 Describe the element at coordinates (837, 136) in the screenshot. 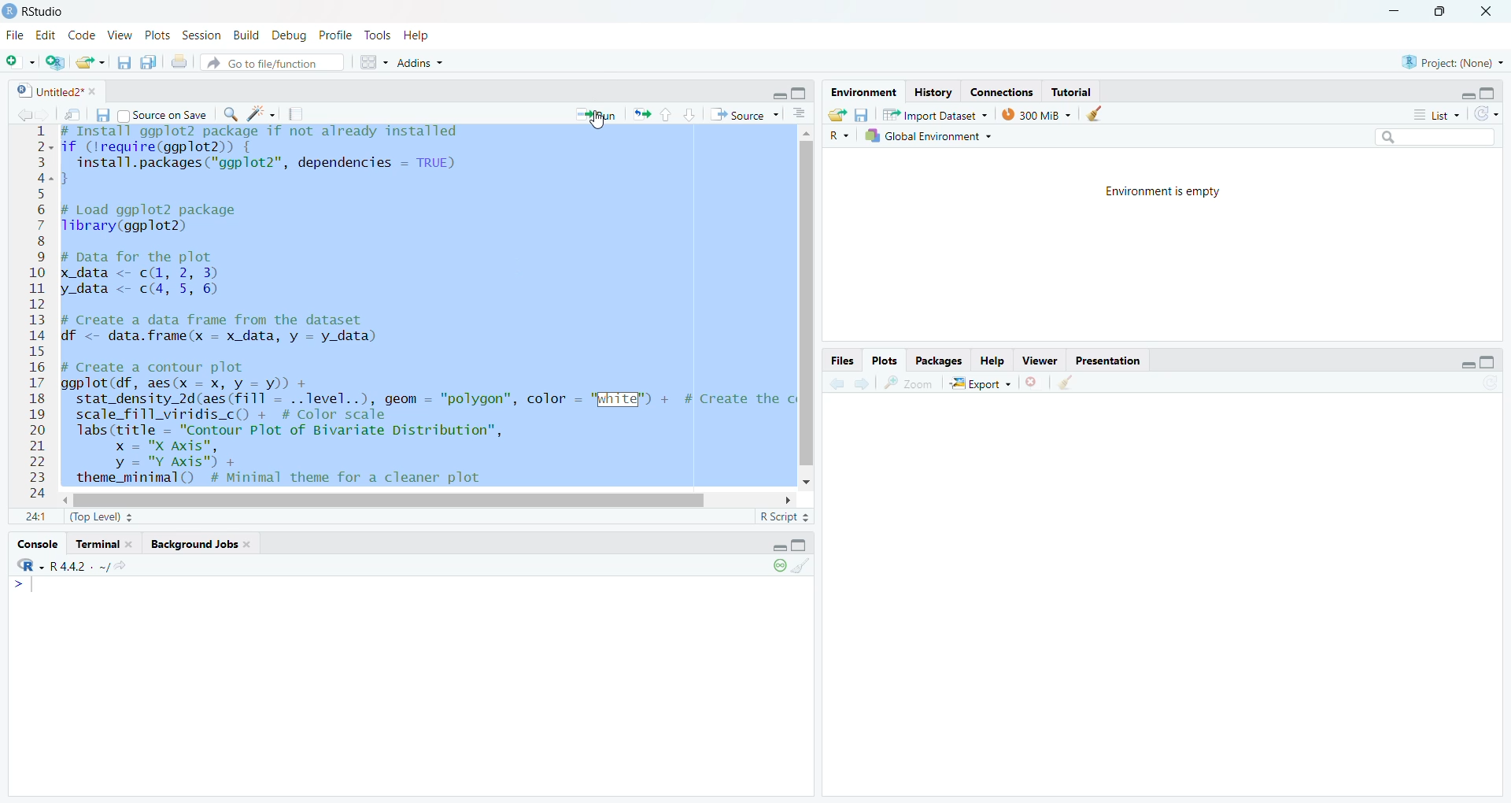

I see `R` at that location.